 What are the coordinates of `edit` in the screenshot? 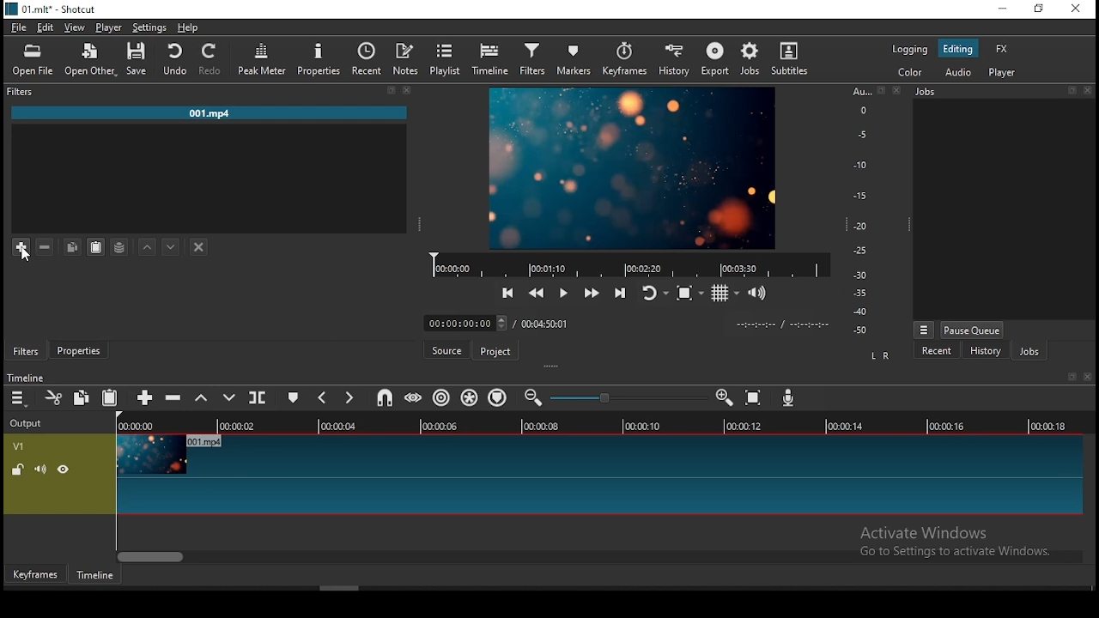 It's located at (47, 27).